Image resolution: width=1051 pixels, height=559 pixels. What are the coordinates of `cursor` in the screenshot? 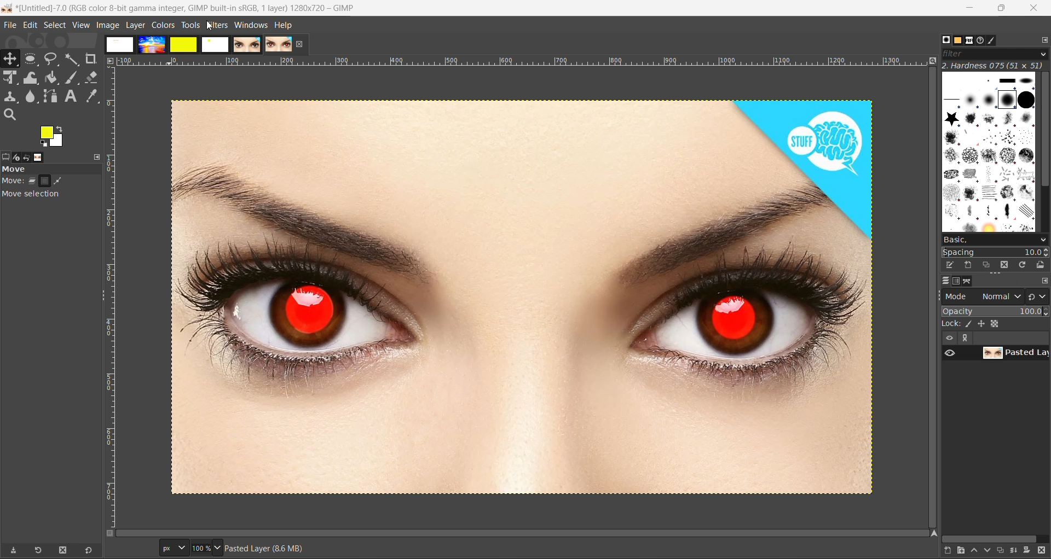 It's located at (209, 26).